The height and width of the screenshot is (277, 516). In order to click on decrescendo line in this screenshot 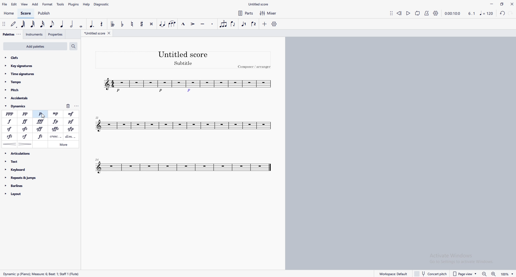, I will do `click(71, 137)`.